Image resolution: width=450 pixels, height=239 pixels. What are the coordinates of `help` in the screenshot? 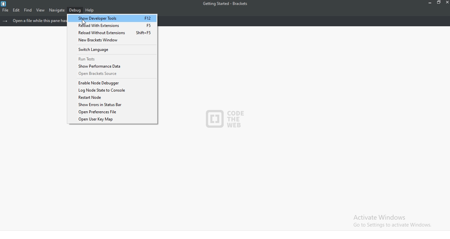 It's located at (90, 10).